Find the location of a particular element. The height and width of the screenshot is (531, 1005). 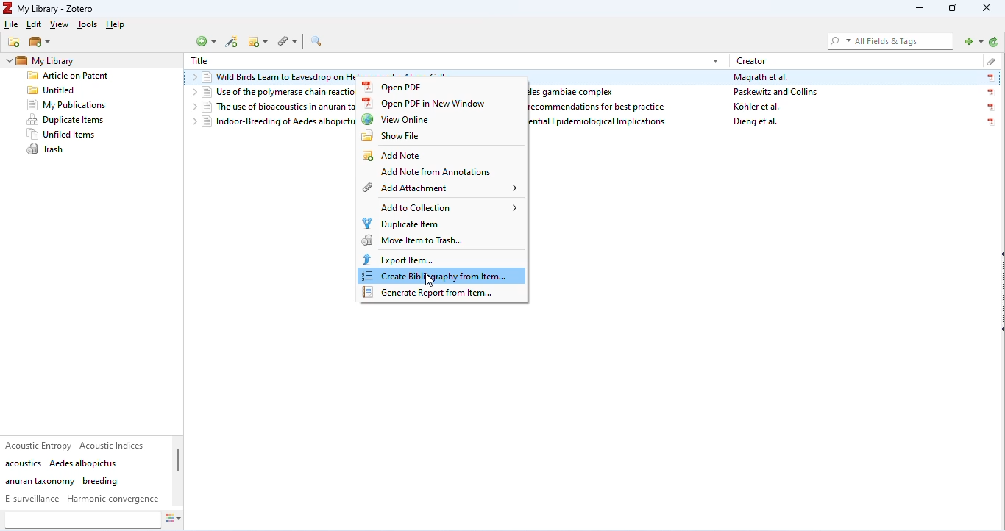

my publications is located at coordinates (68, 105).